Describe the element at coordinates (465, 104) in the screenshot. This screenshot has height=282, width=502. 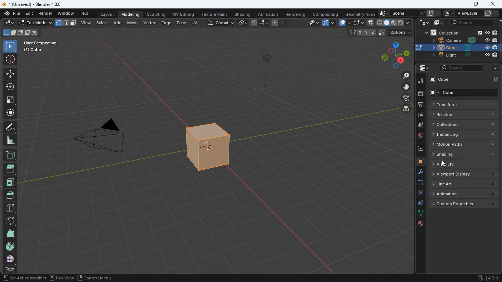
I see `transform` at that location.